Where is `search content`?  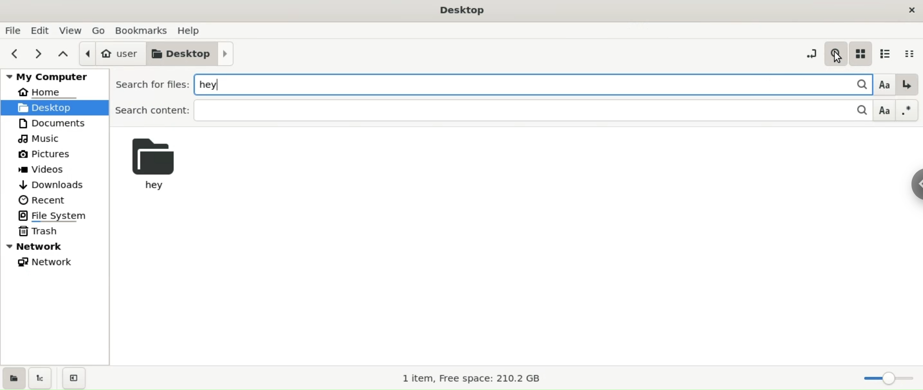 search content is located at coordinates (512, 110).